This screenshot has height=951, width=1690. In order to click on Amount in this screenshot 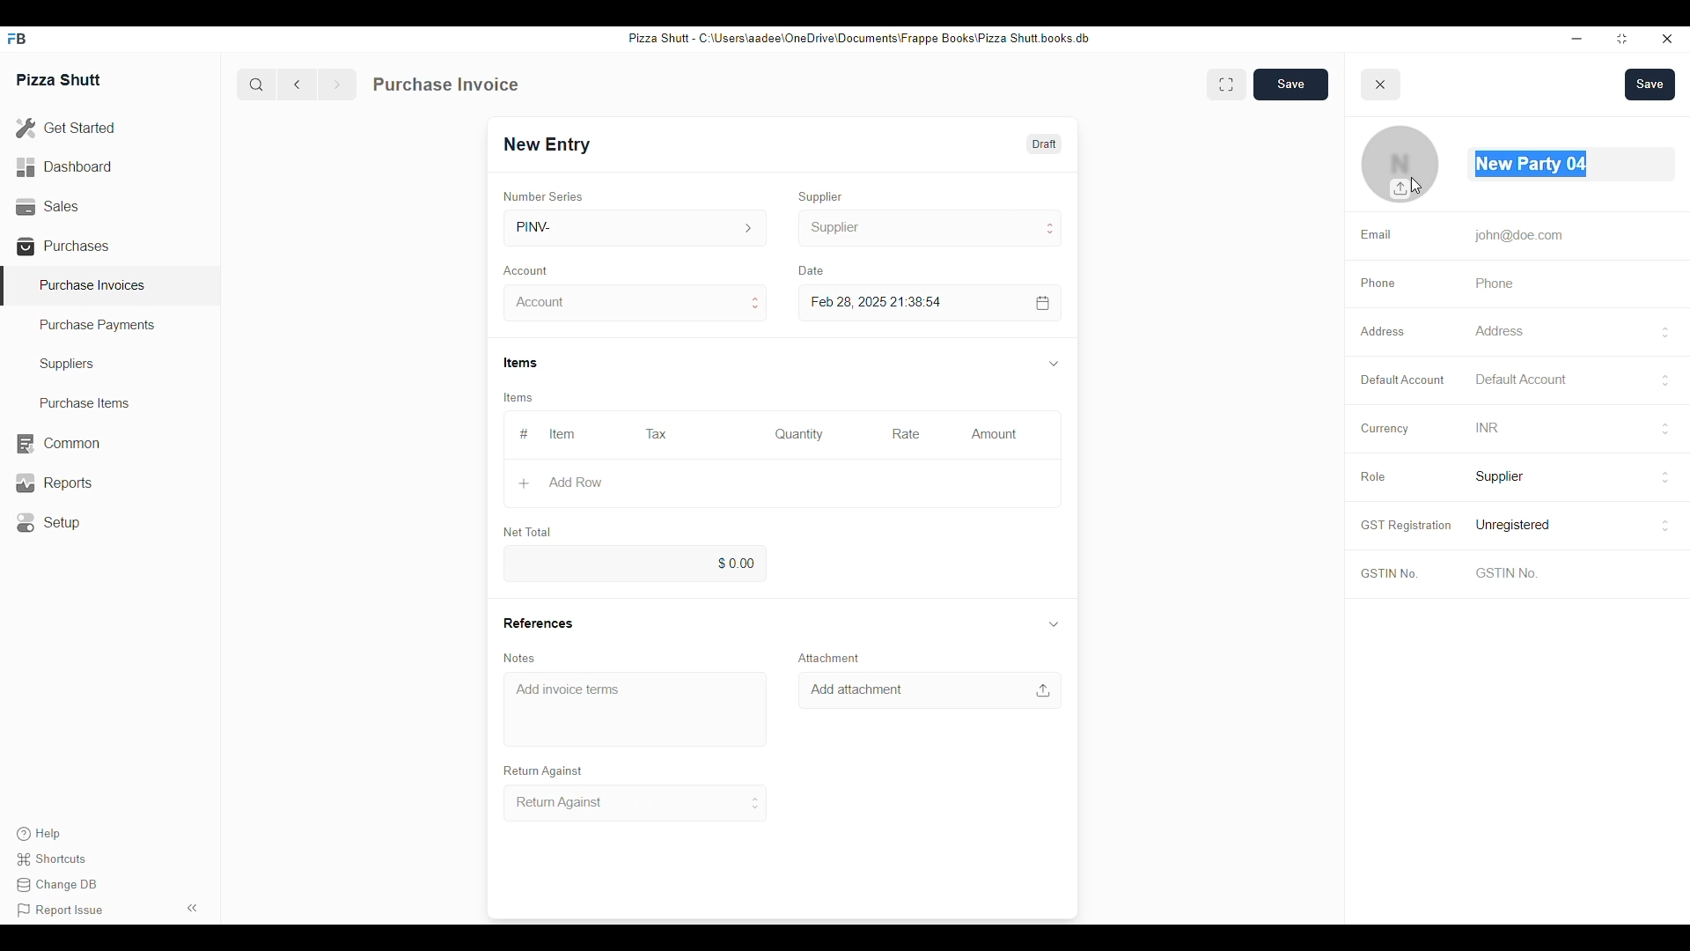, I will do `click(996, 434)`.